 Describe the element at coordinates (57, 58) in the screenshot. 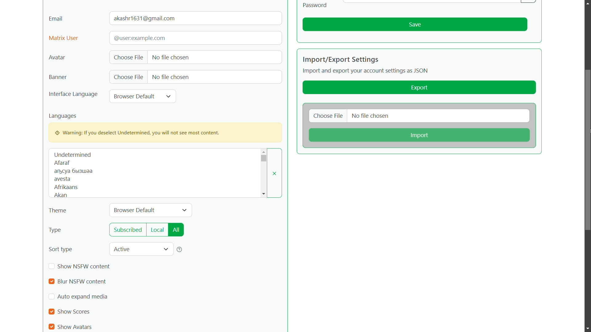

I see `avatar` at that location.